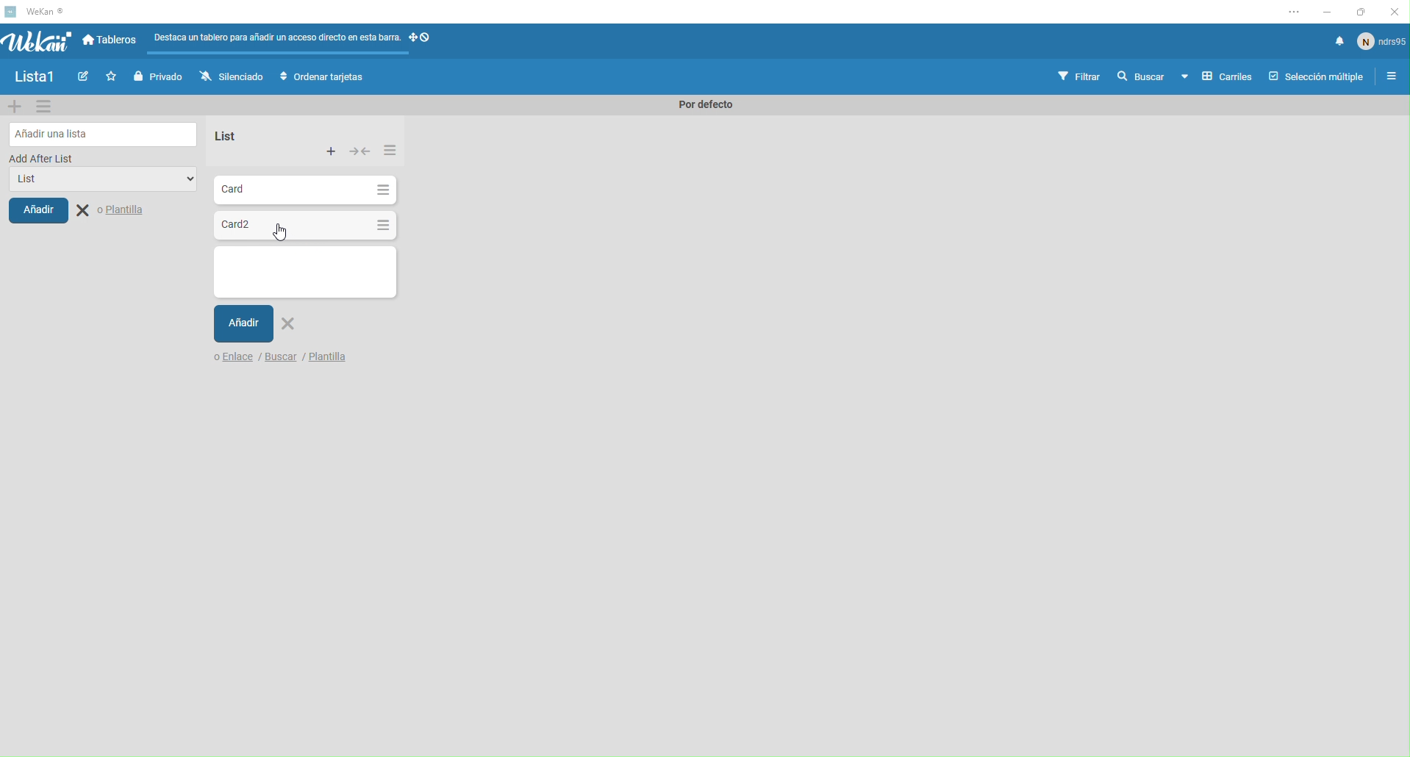  What do you see at coordinates (267, 362) in the screenshot?
I see `© Enlace / Buscar / Plantilla` at bounding box center [267, 362].